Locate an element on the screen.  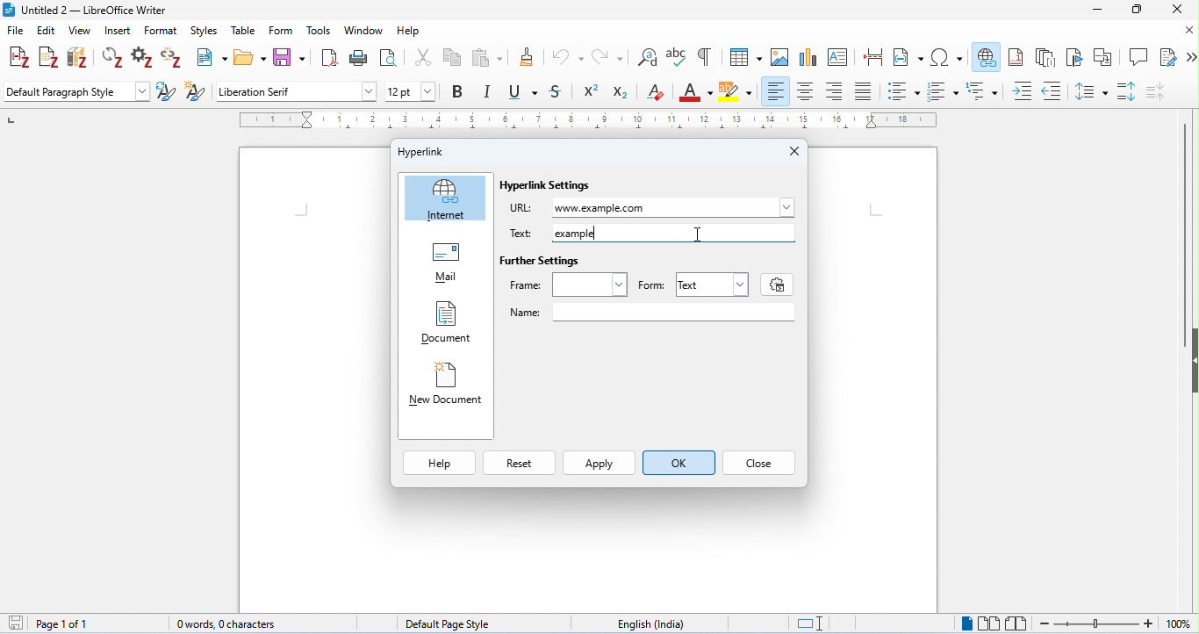
strikethrough is located at coordinates (556, 91).